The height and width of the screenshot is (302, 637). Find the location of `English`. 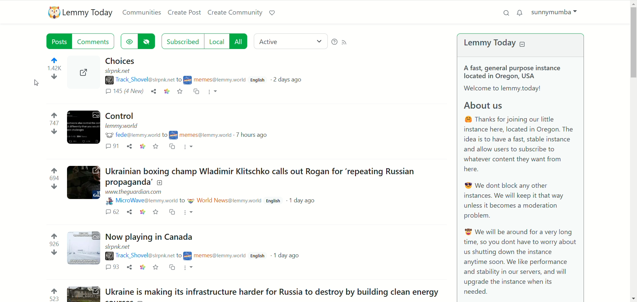

English is located at coordinates (258, 256).